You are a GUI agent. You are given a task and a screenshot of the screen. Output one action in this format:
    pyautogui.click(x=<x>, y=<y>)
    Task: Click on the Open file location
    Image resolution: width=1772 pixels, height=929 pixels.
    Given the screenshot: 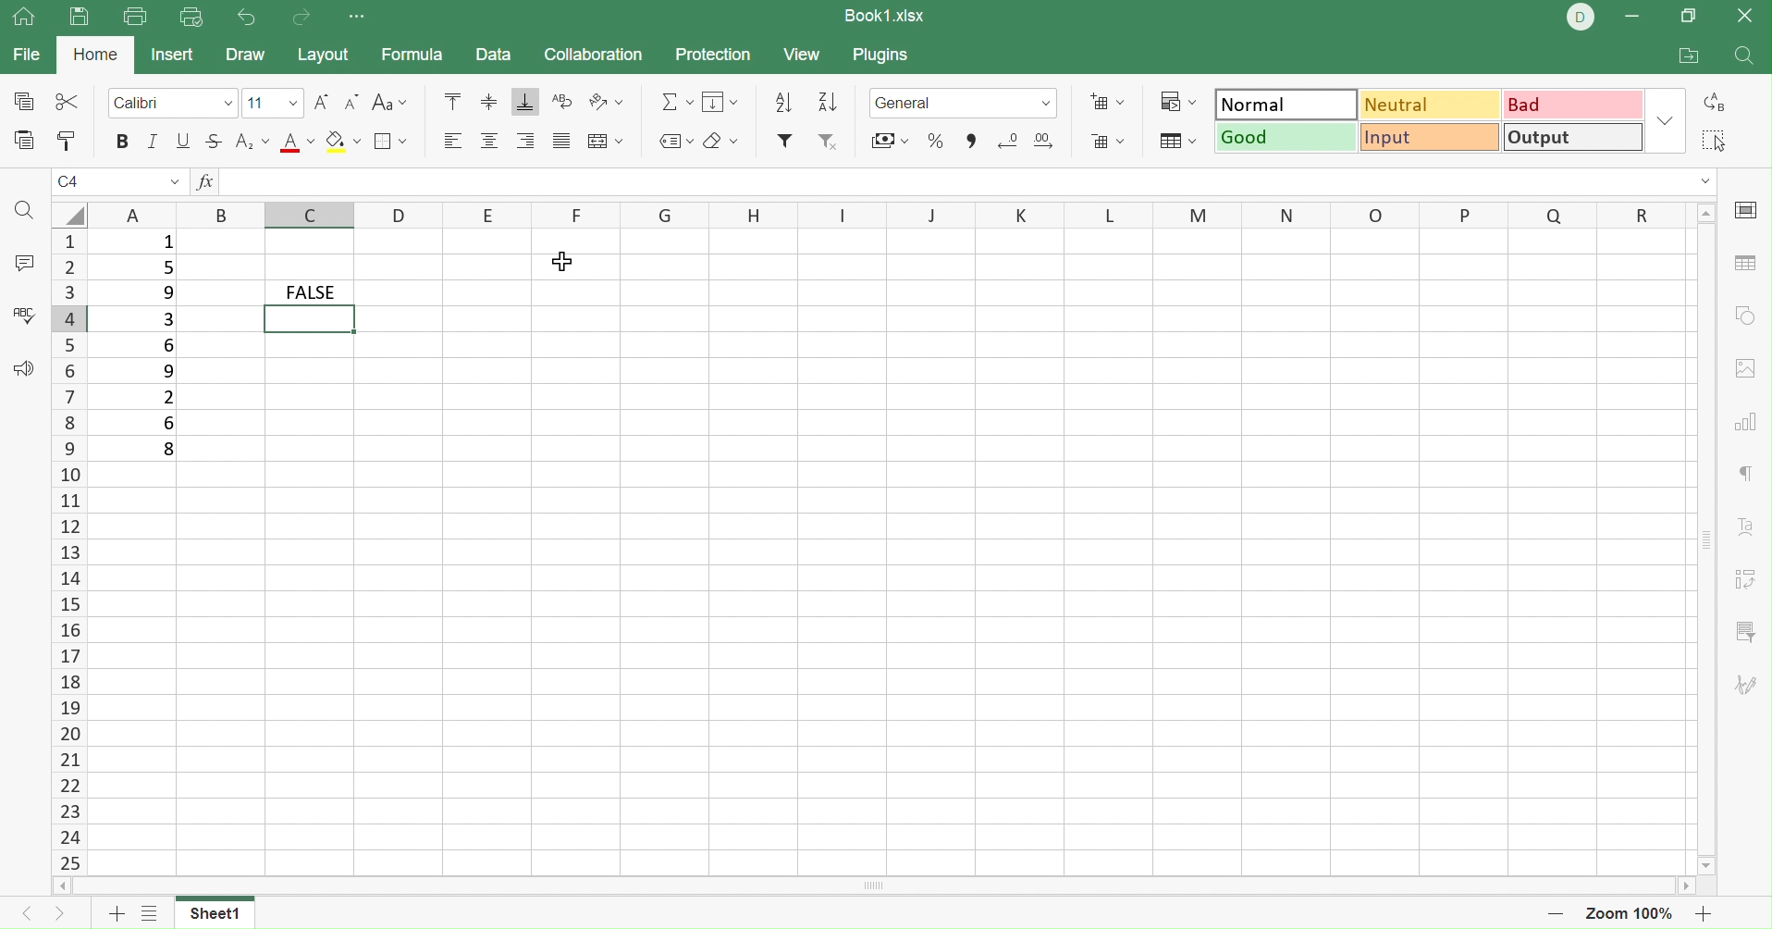 What is the action you would take?
    pyautogui.click(x=1689, y=57)
    